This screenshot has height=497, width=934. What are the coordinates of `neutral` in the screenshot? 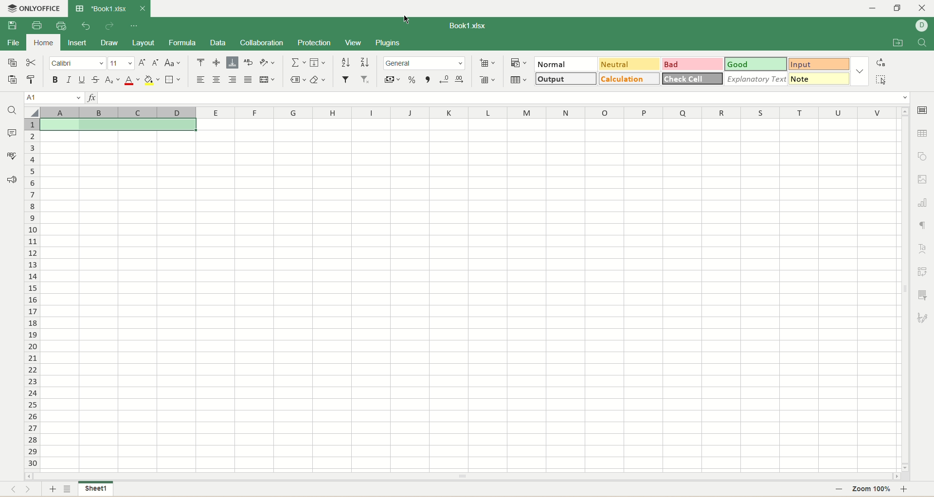 It's located at (629, 63).